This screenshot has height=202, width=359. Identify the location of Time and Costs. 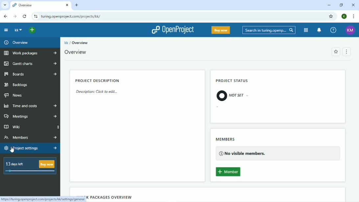
(30, 106).